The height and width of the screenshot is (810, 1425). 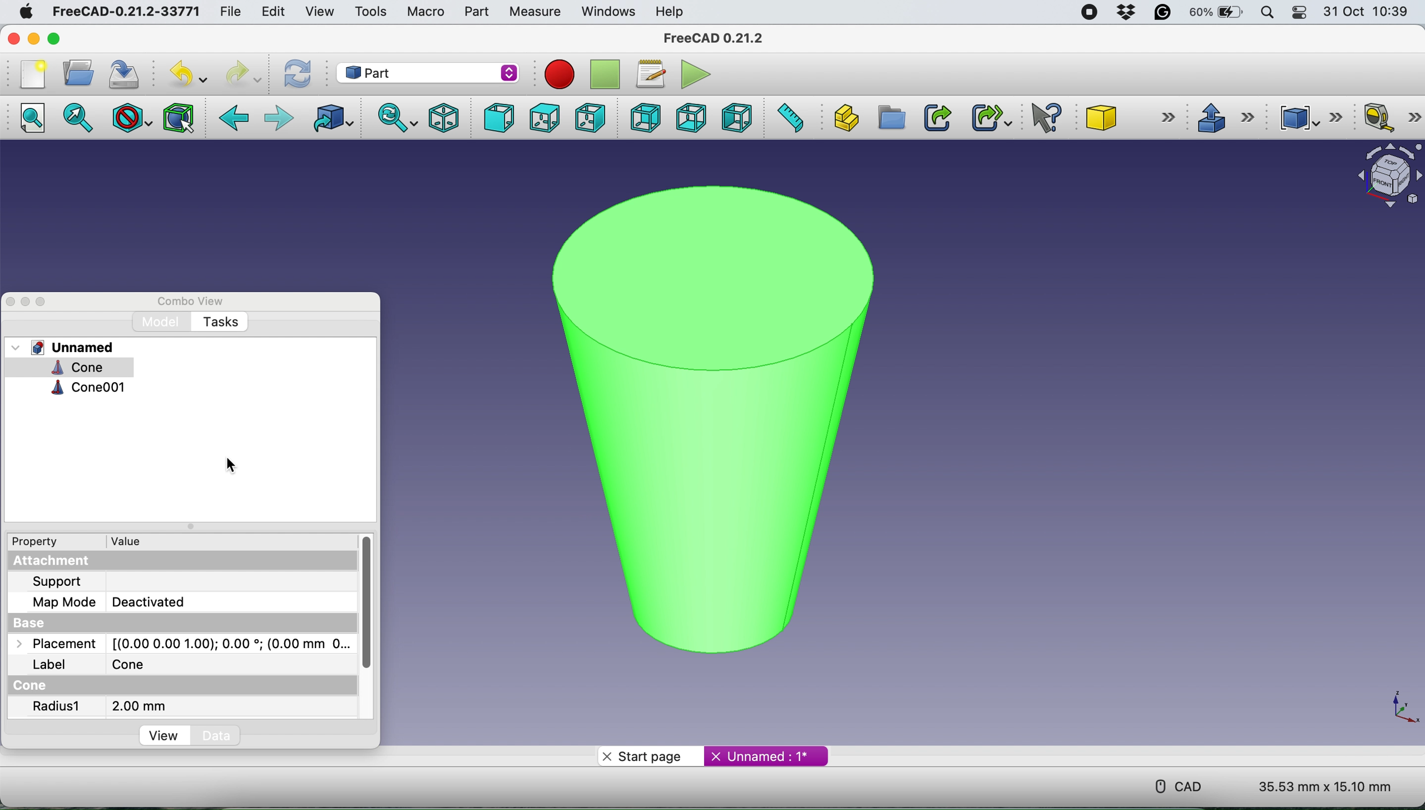 What do you see at coordinates (705, 411) in the screenshot?
I see `cone` at bounding box center [705, 411].